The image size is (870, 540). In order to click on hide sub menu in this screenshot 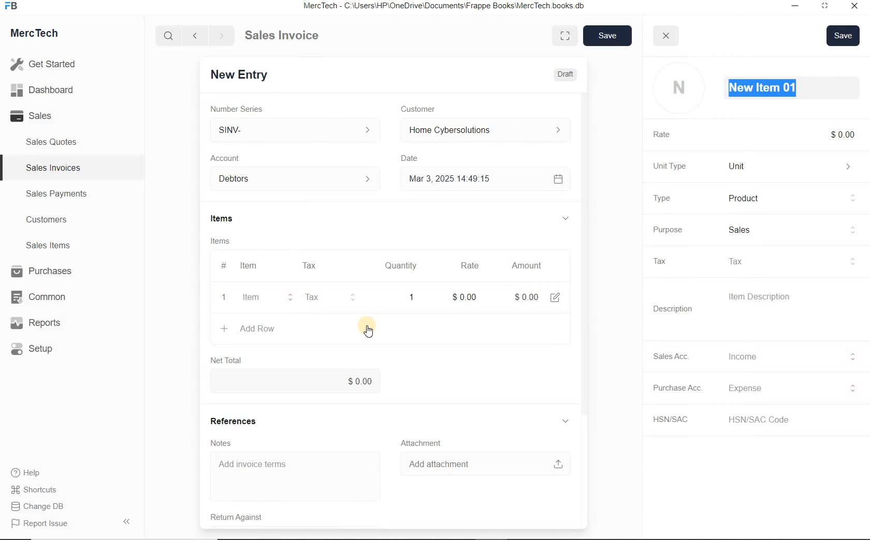, I will do `click(566, 421)`.